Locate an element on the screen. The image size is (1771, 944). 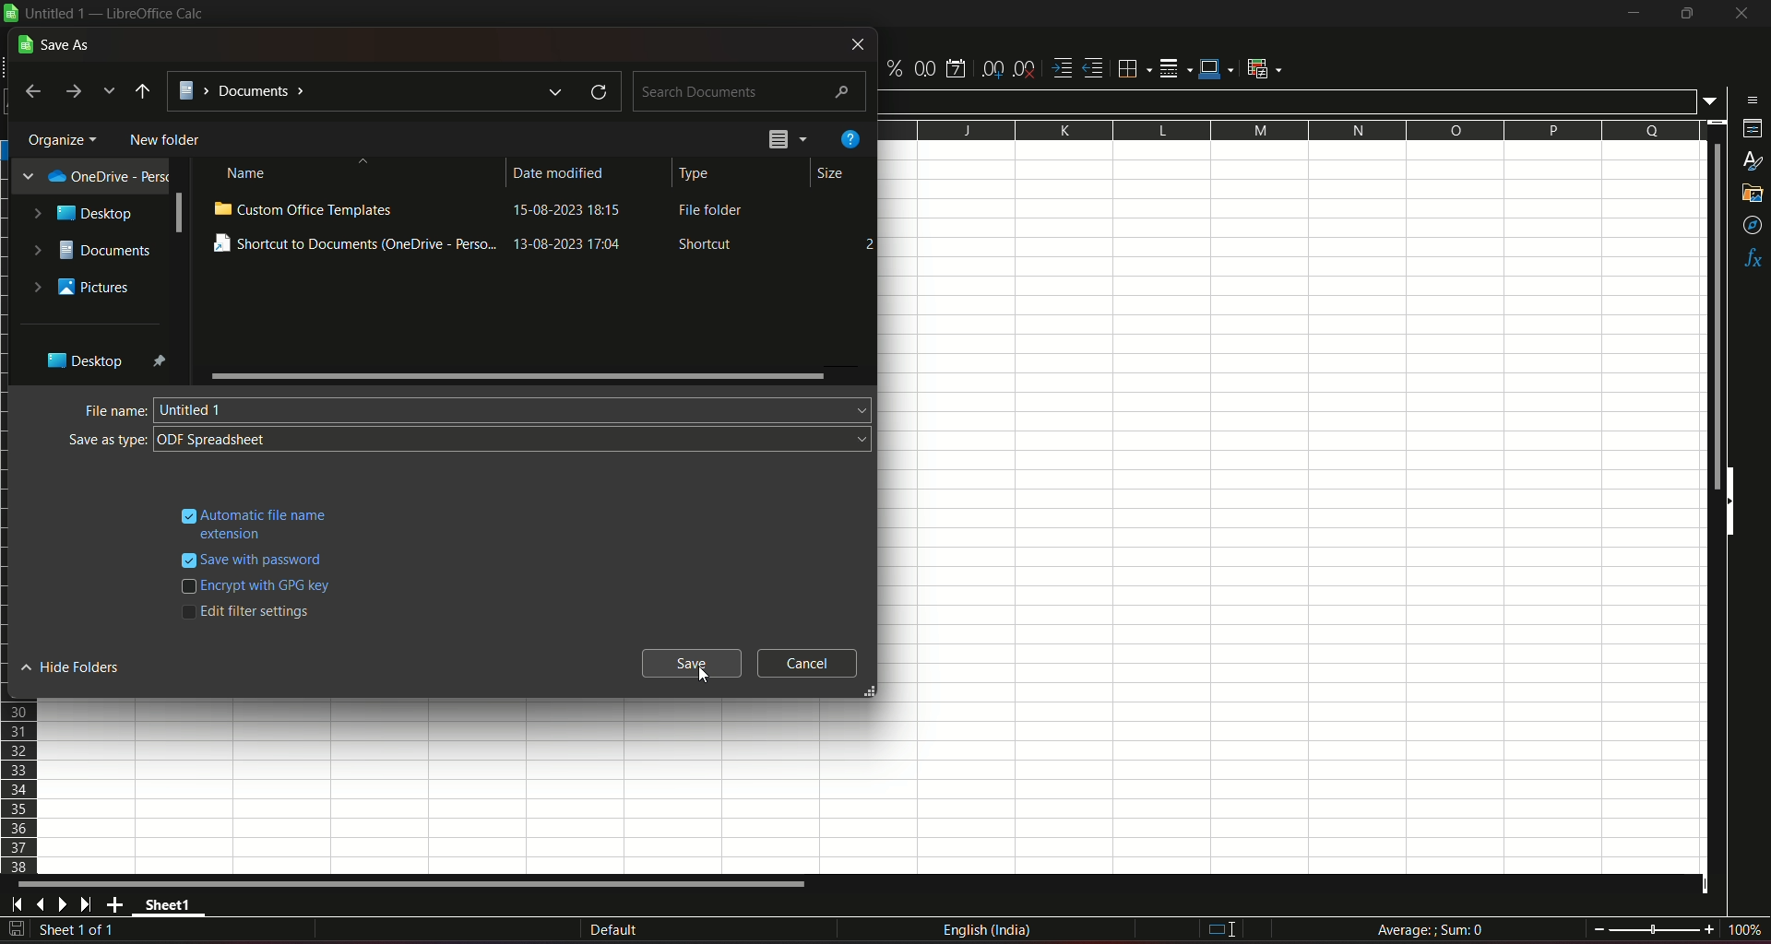
enable checkbox is located at coordinates (186, 513).